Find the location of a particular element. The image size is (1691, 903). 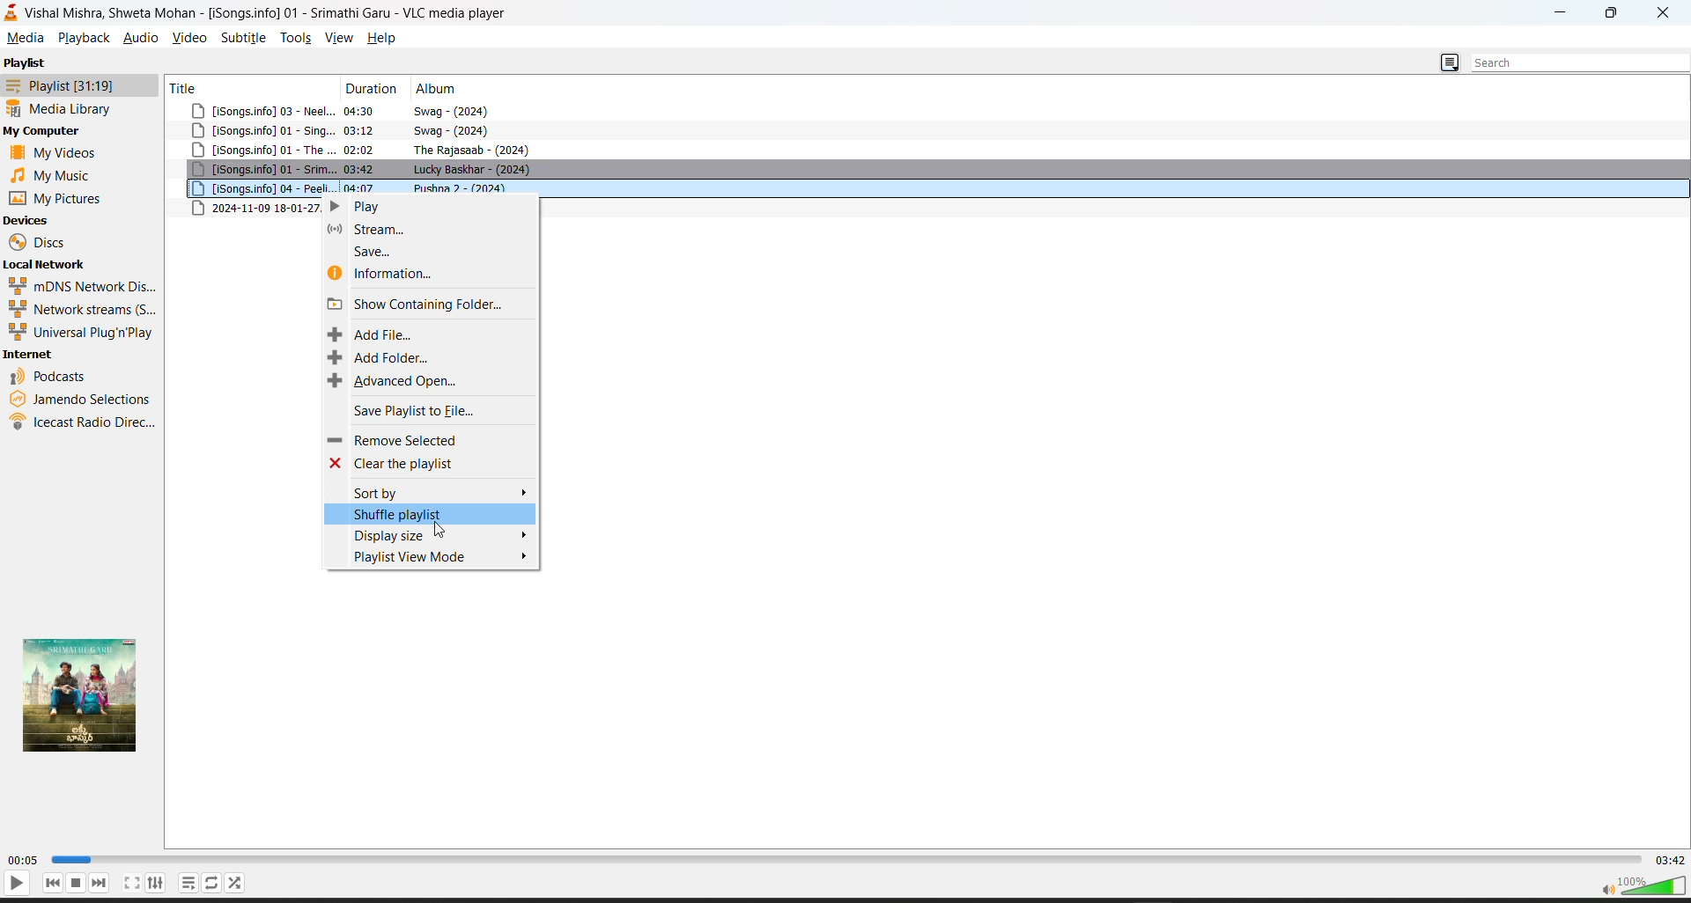

lucky baskhar-2024 is located at coordinates (473, 169).